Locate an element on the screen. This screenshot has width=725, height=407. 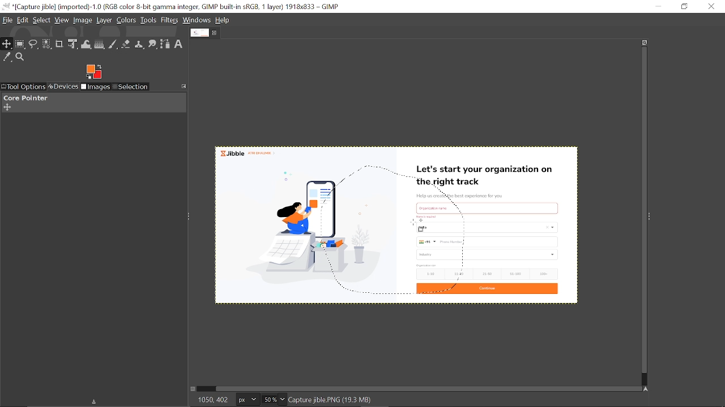
Zoom tool is located at coordinates (20, 57).